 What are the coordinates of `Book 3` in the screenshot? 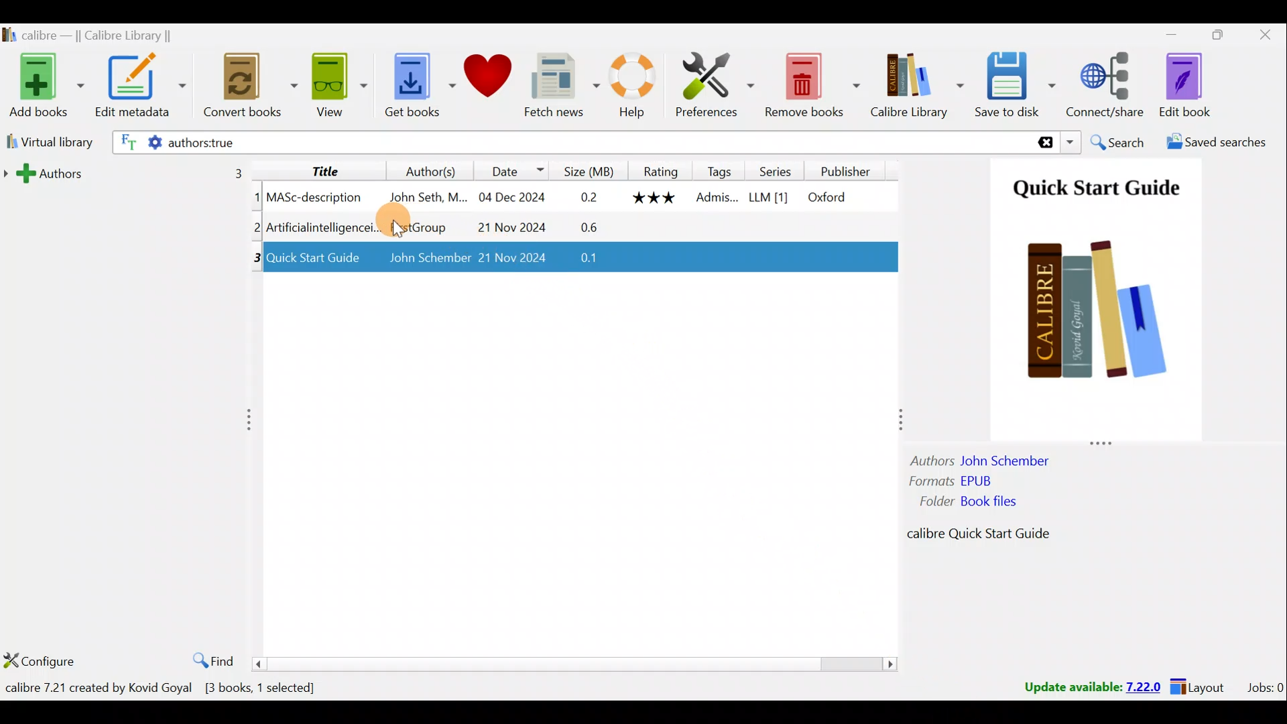 It's located at (577, 259).